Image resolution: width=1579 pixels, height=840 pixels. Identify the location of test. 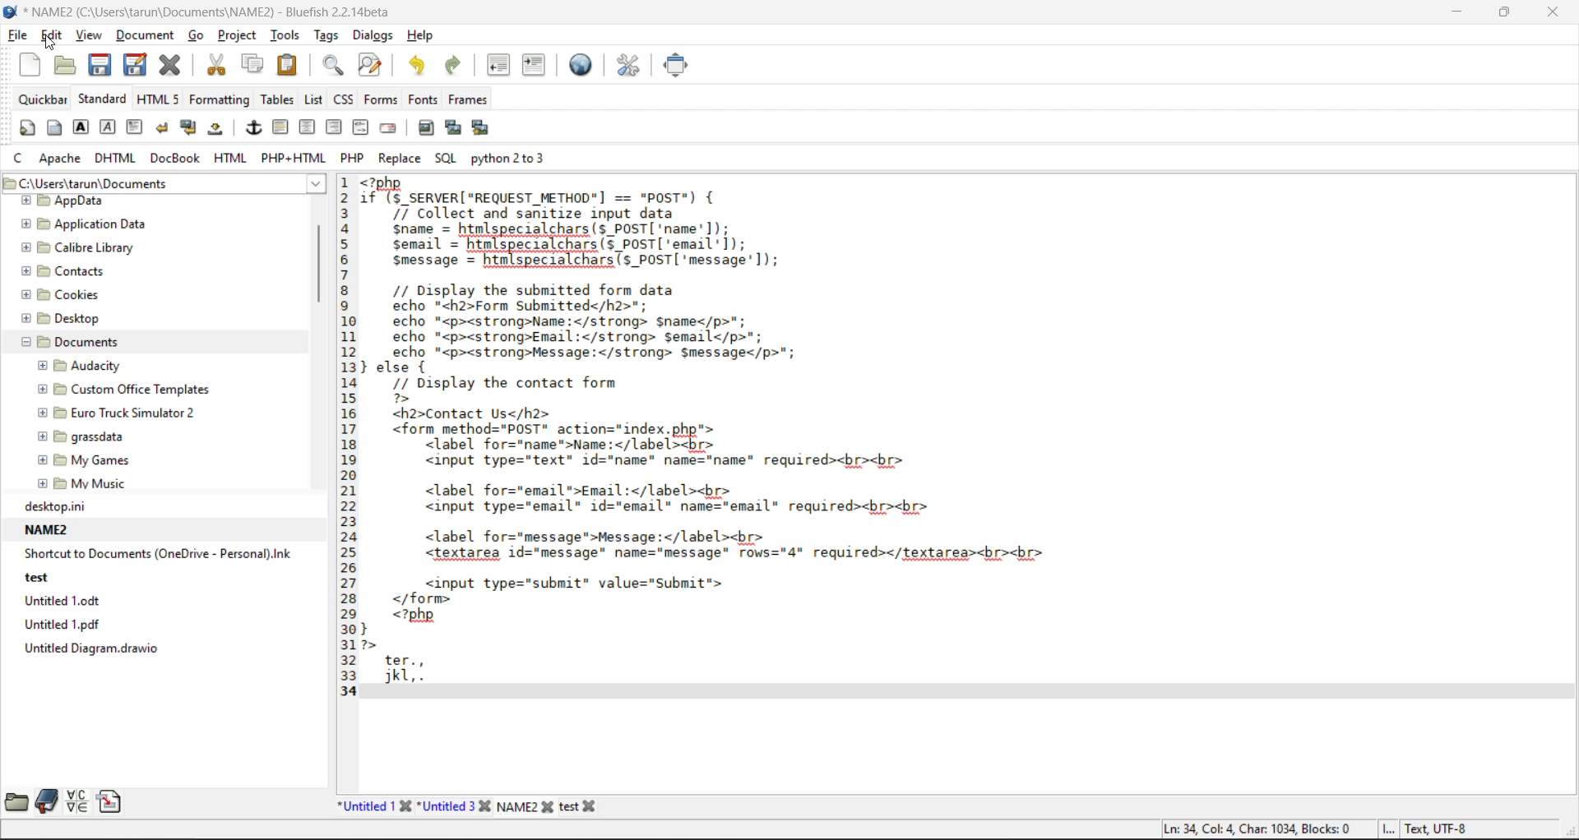
(38, 577).